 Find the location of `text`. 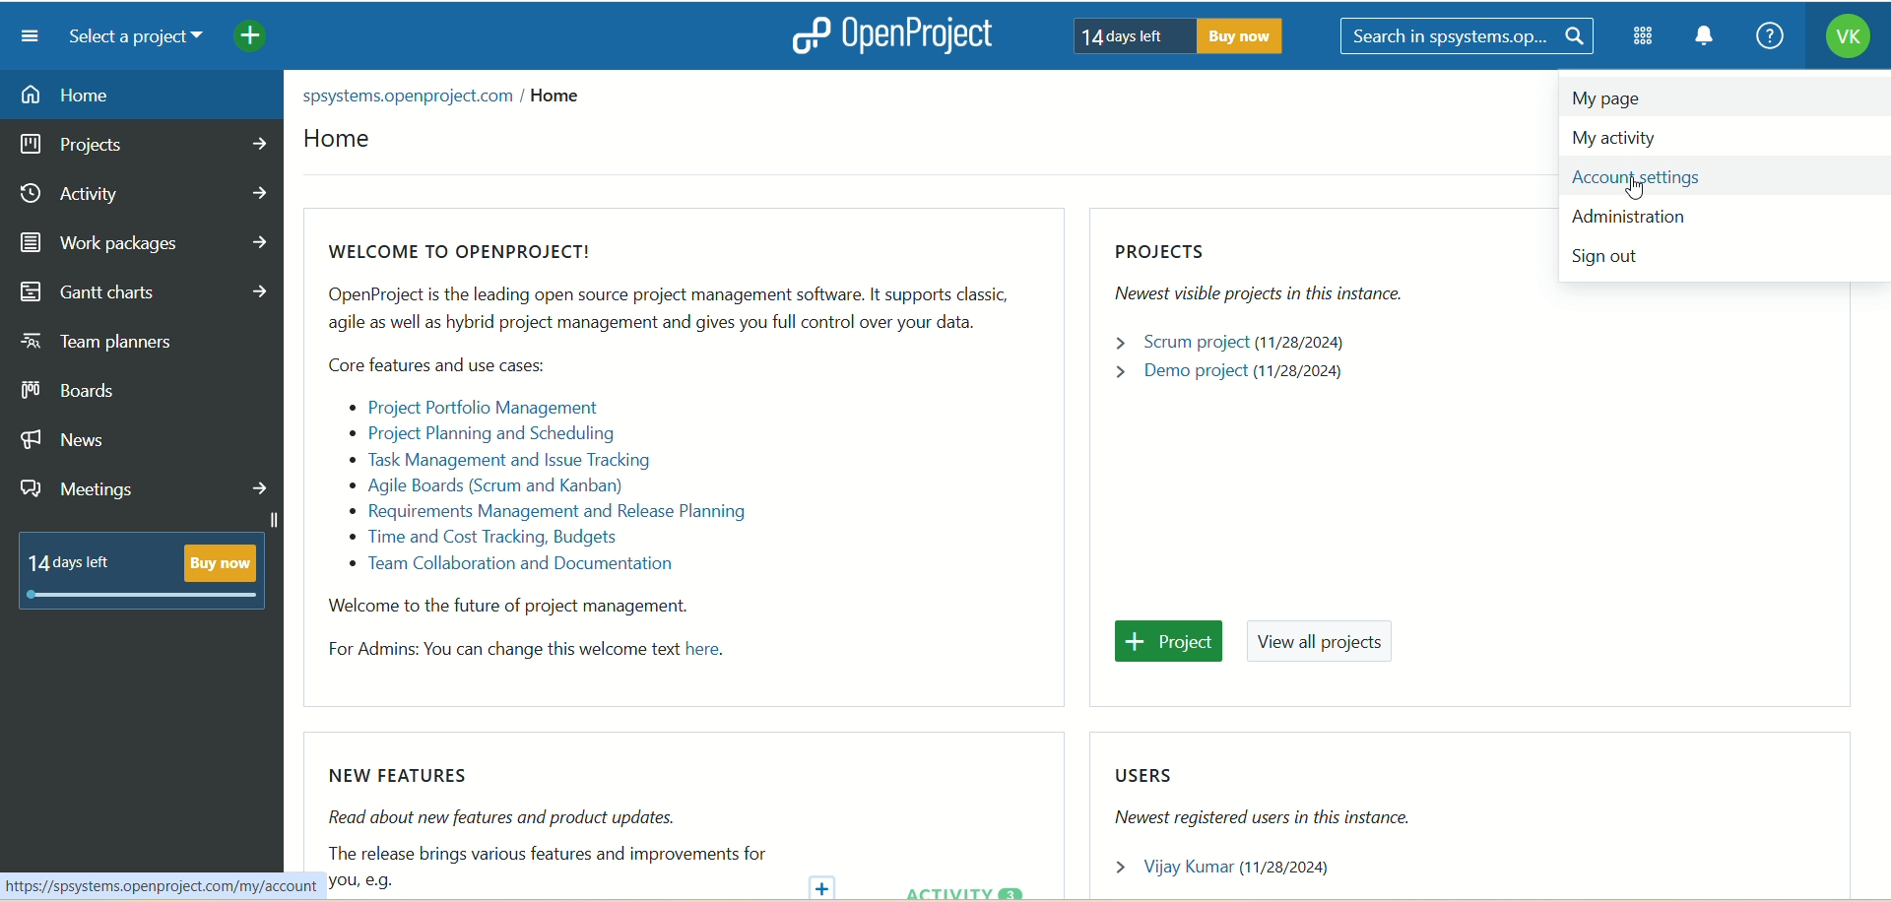

text is located at coordinates (447, 93).